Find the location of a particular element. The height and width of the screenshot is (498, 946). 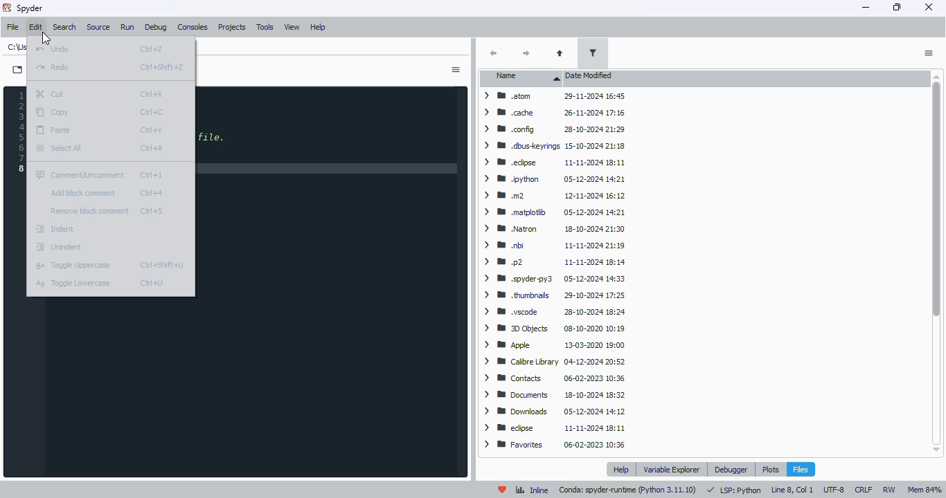

> BB thumbnails 29-10-2024 17:25 is located at coordinates (554, 295).